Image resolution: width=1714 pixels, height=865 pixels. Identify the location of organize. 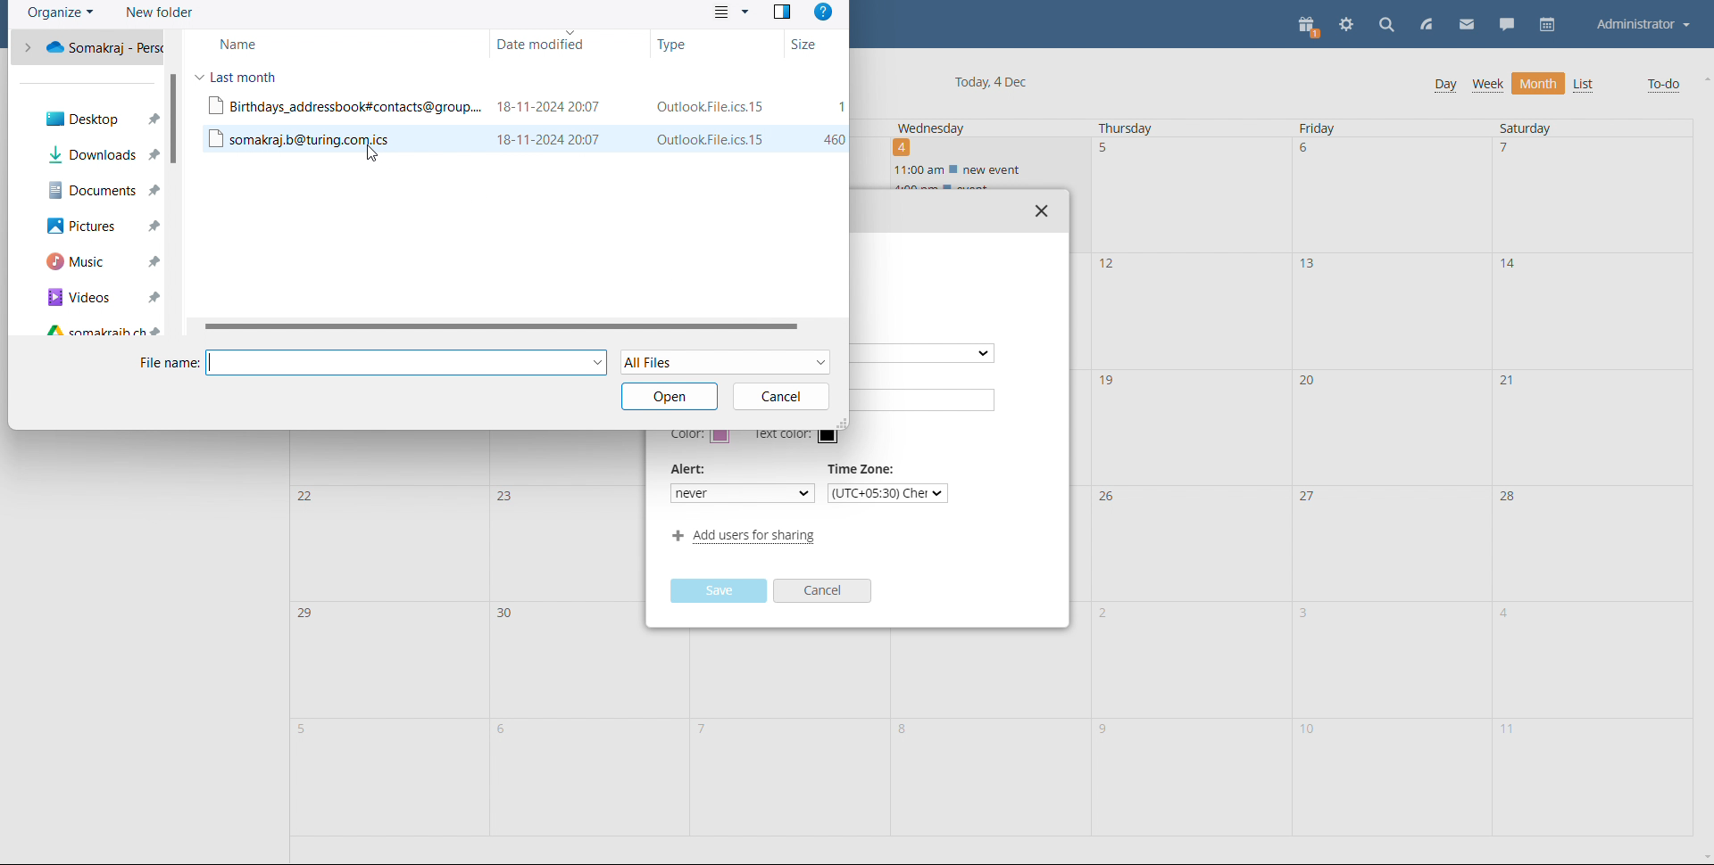
(62, 13).